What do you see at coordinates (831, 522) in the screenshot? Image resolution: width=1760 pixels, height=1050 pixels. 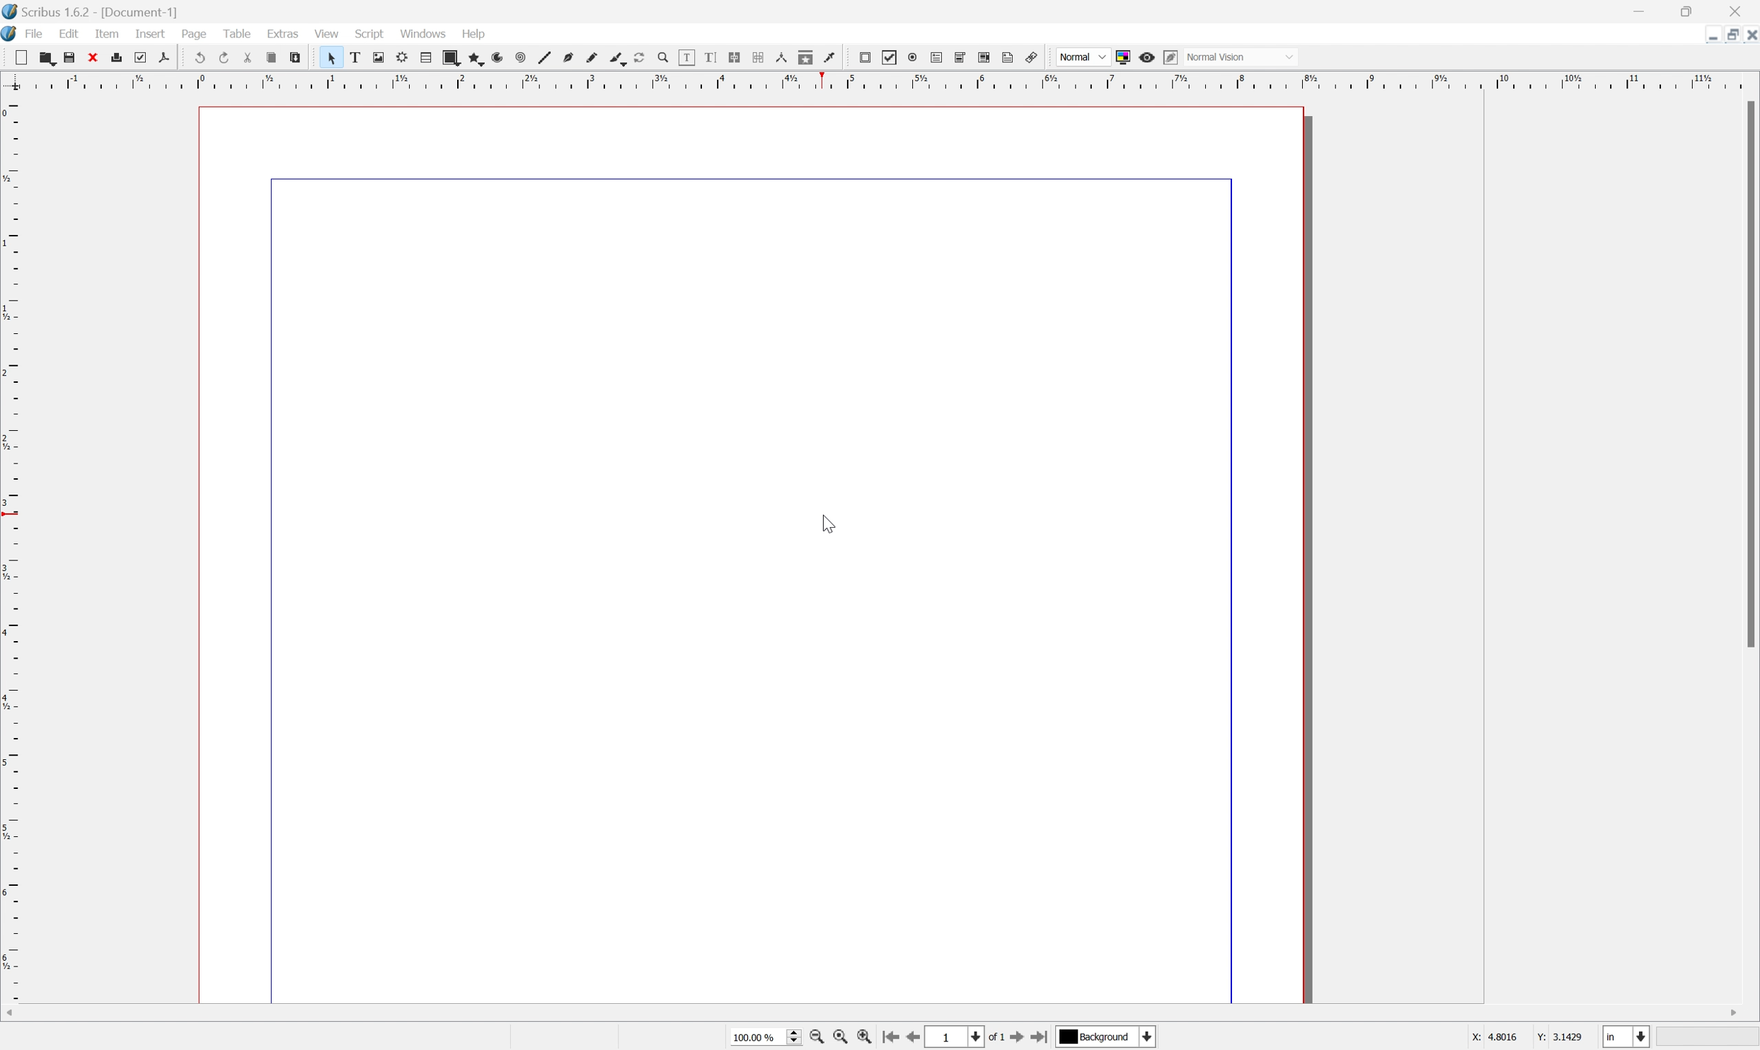 I see `cursor` at bounding box center [831, 522].